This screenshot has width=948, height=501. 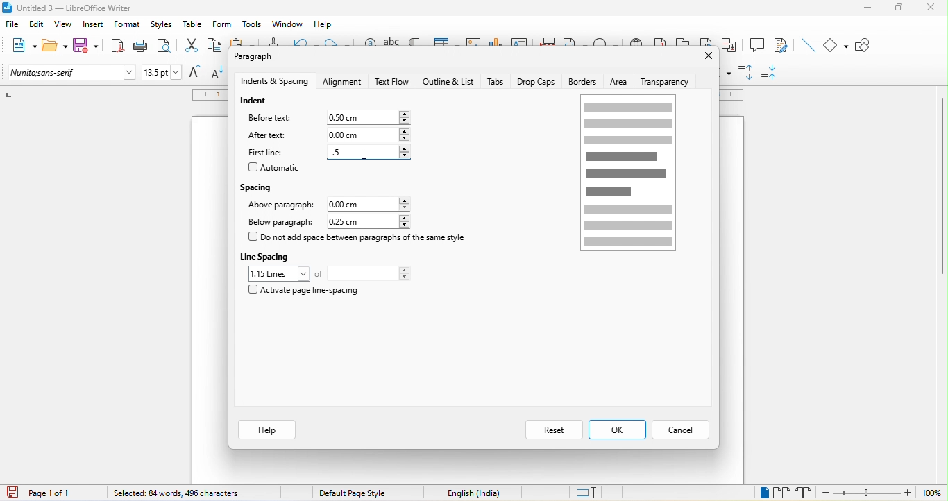 What do you see at coordinates (268, 152) in the screenshot?
I see `first line` at bounding box center [268, 152].